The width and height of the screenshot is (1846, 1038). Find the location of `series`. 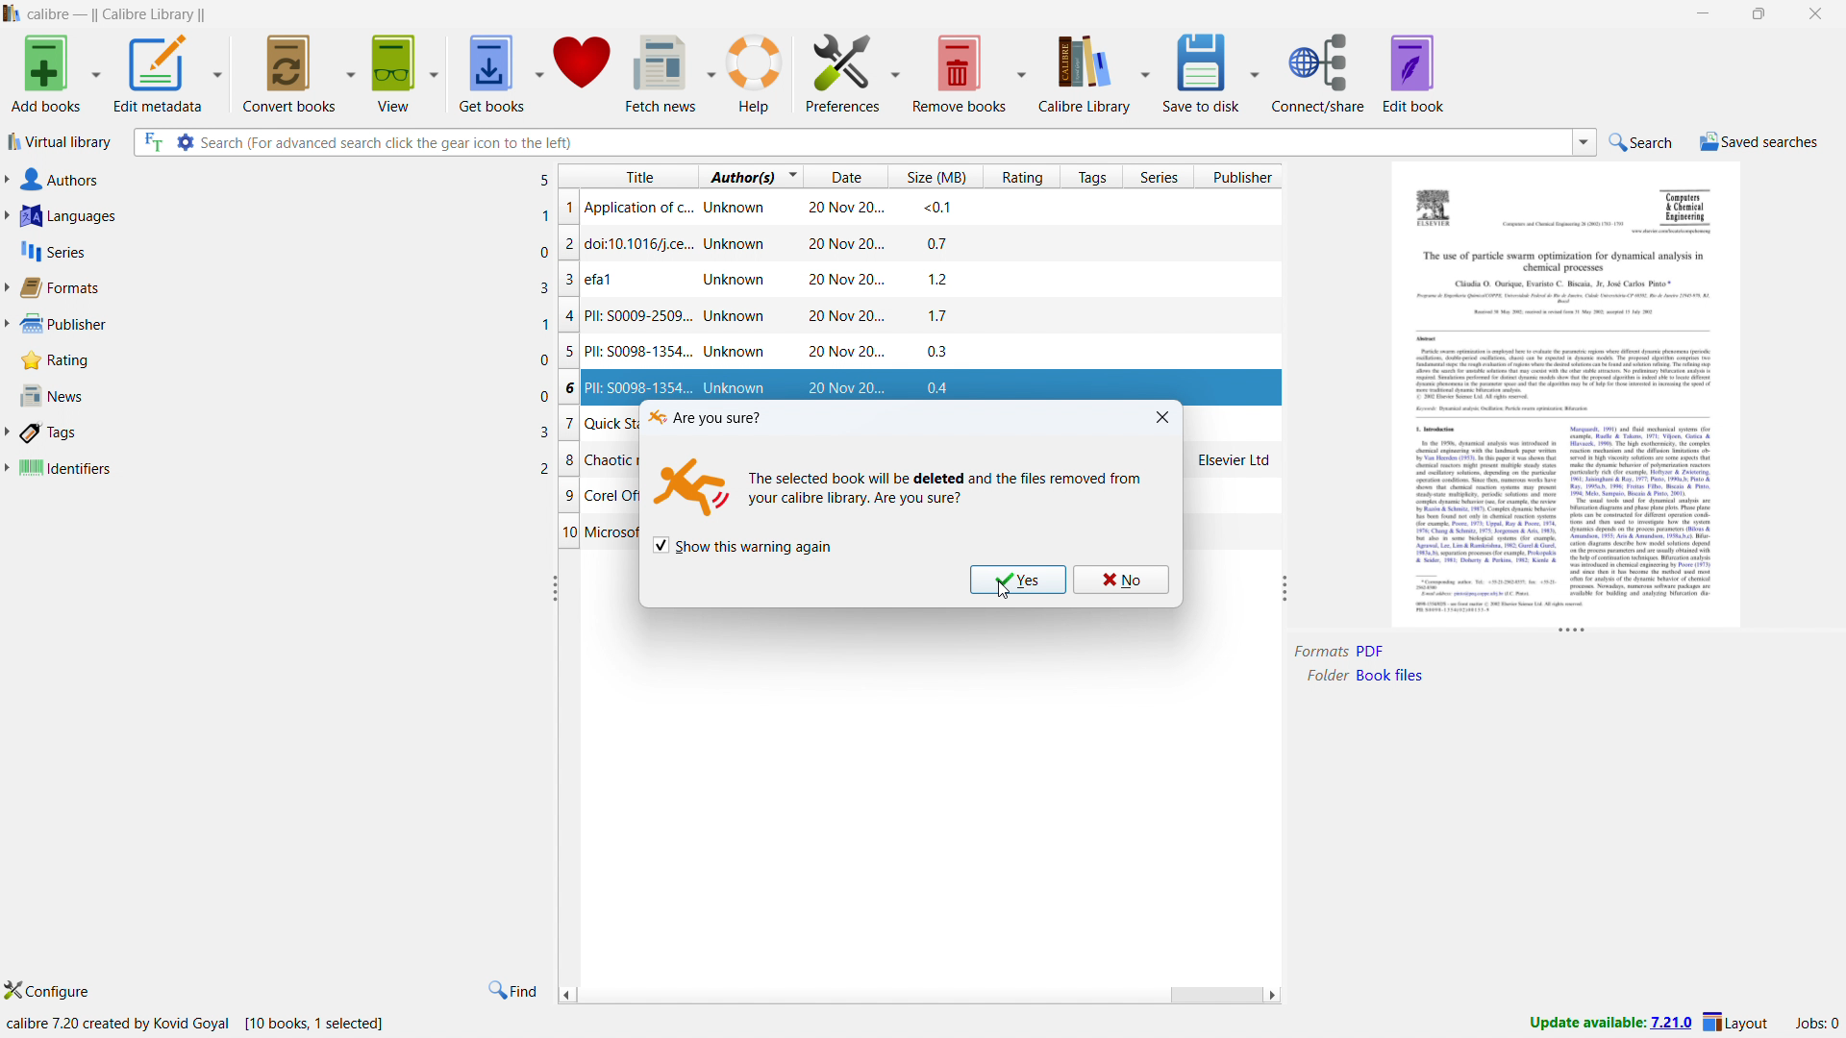

series is located at coordinates (285, 251).